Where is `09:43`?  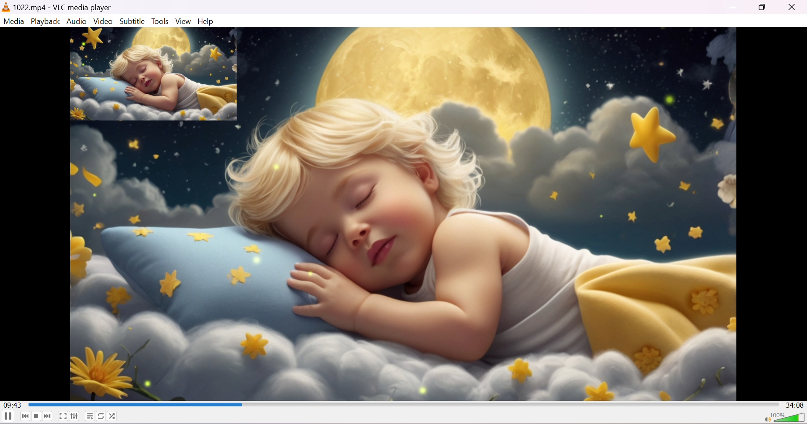 09:43 is located at coordinates (15, 404).